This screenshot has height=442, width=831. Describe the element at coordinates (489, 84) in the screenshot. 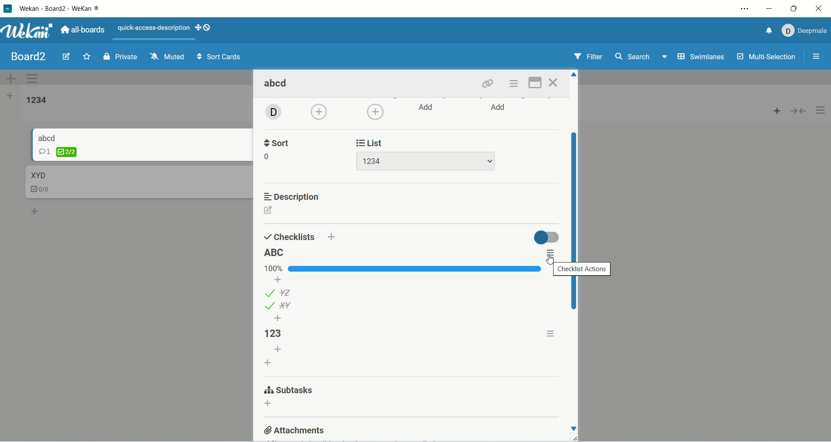

I see `link` at that location.